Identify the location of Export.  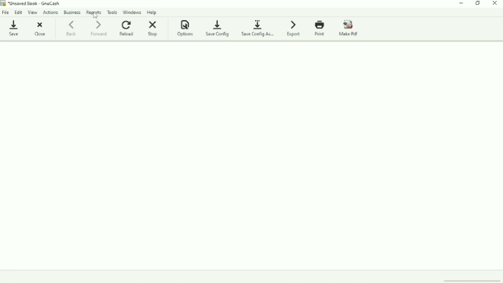
(295, 28).